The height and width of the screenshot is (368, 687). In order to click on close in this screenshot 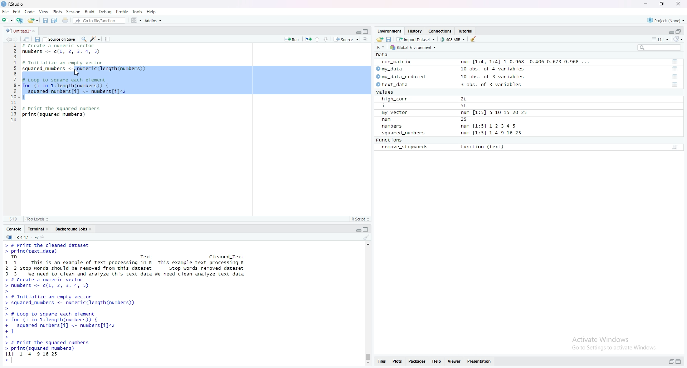, I will do `click(36, 30)`.